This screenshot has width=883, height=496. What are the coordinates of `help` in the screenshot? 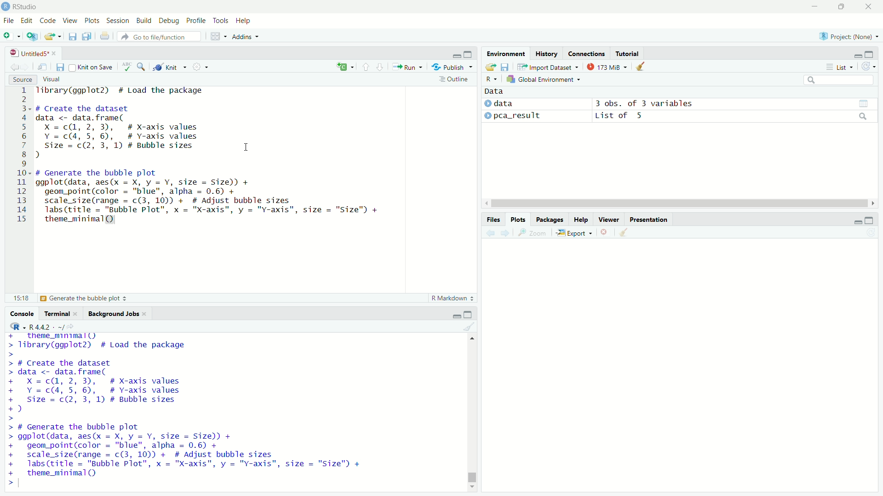 It's located at (244, 22).